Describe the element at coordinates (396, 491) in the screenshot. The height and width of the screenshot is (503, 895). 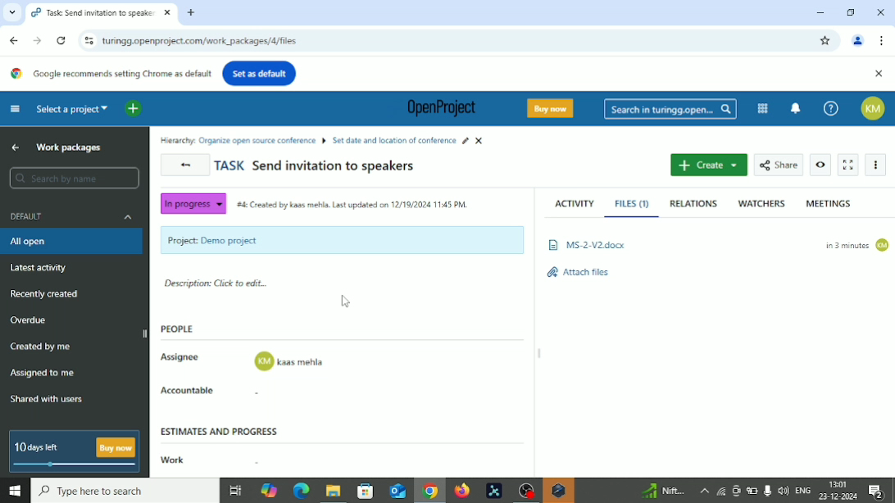
I see `Outlook` at that location.